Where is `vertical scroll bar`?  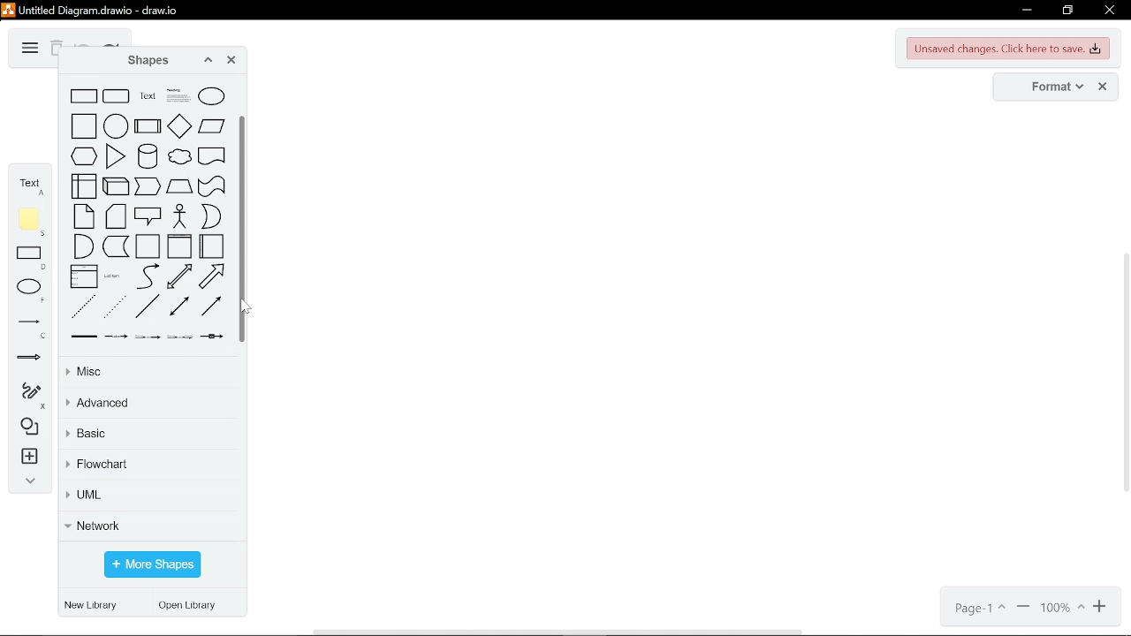 vertical scroll bar is located at coordinates (1124, 375).